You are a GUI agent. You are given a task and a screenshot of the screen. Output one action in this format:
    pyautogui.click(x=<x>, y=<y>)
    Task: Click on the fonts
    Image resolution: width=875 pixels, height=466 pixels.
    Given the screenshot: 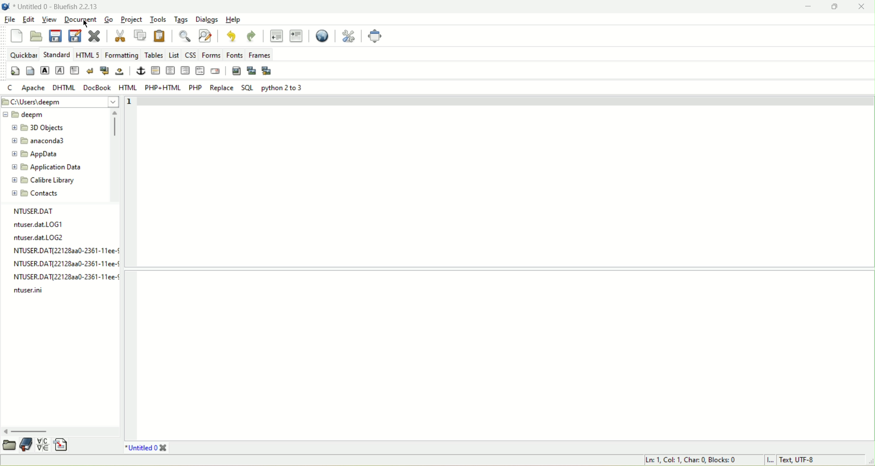 What is the action you would take?
    pyautogui.click(x=234, y=54)
    